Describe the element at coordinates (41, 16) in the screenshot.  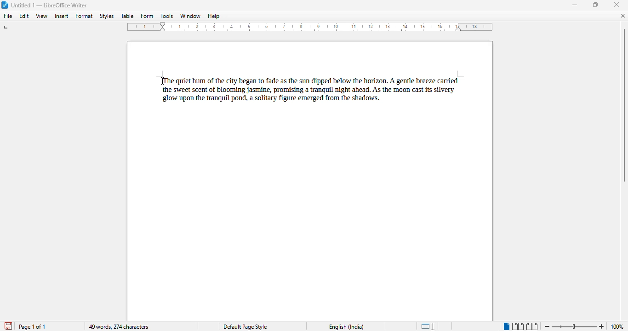
I see `view` at that location.